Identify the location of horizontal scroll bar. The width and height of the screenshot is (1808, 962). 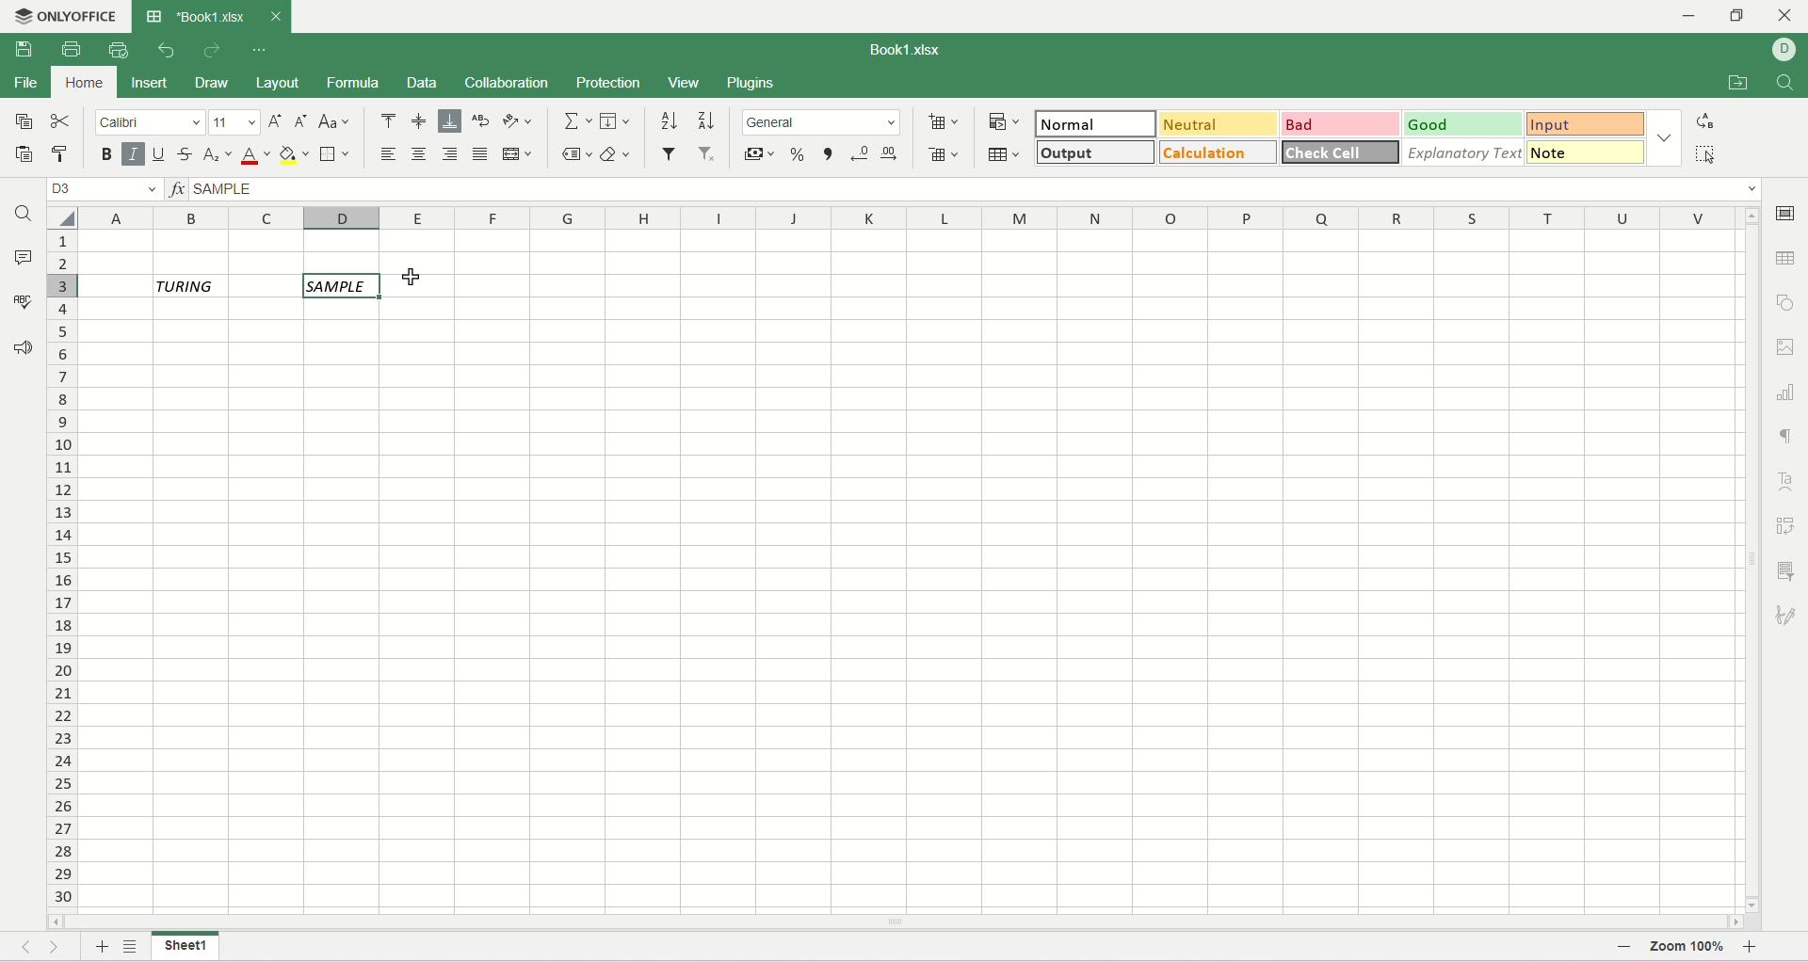
(895, 922).